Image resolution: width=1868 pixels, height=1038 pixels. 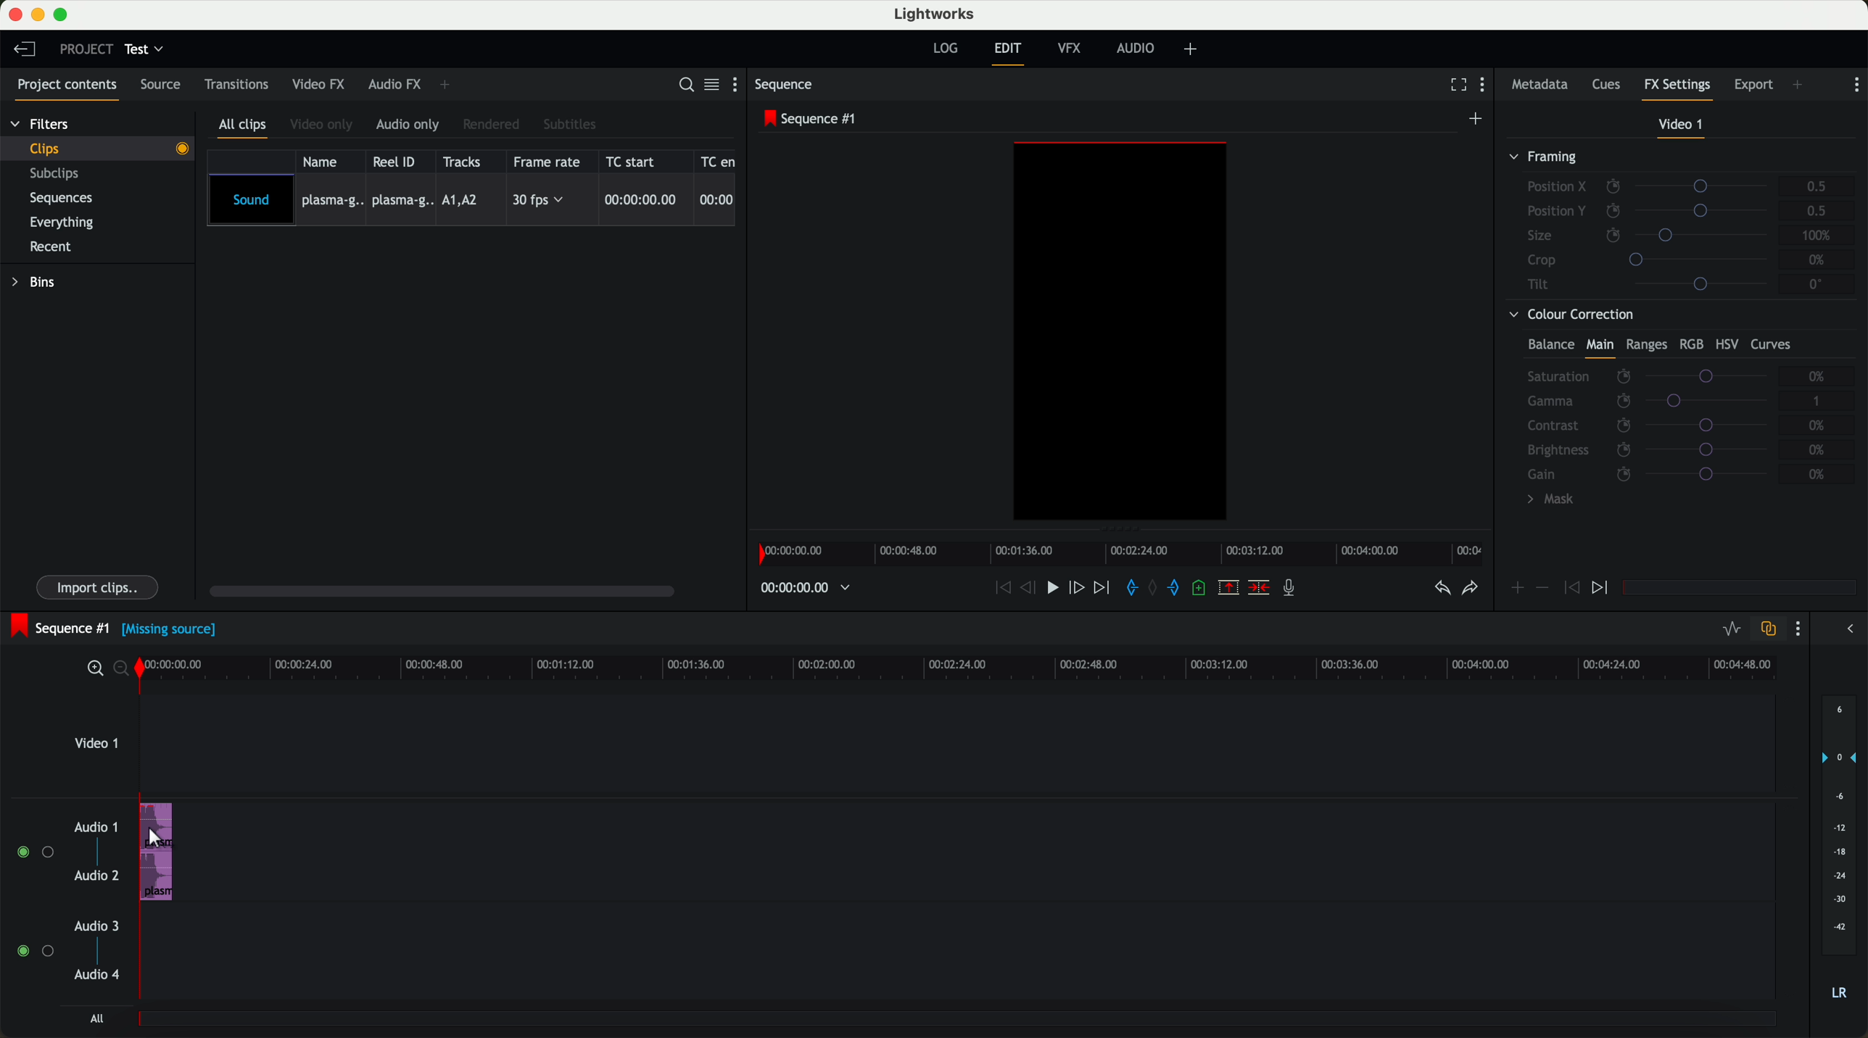 What do you see at coordinates (106, 148) in the screenshot?
I see `clip` at bounding box center [106, 148].